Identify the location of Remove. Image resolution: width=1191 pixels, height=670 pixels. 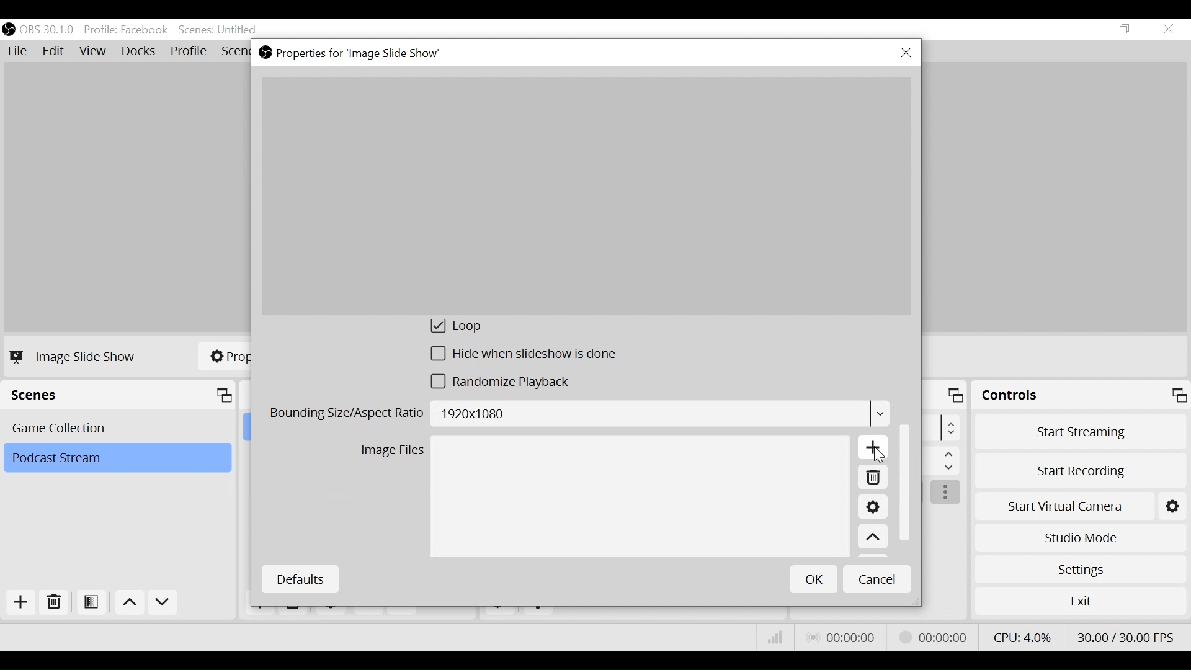
(55, 603).